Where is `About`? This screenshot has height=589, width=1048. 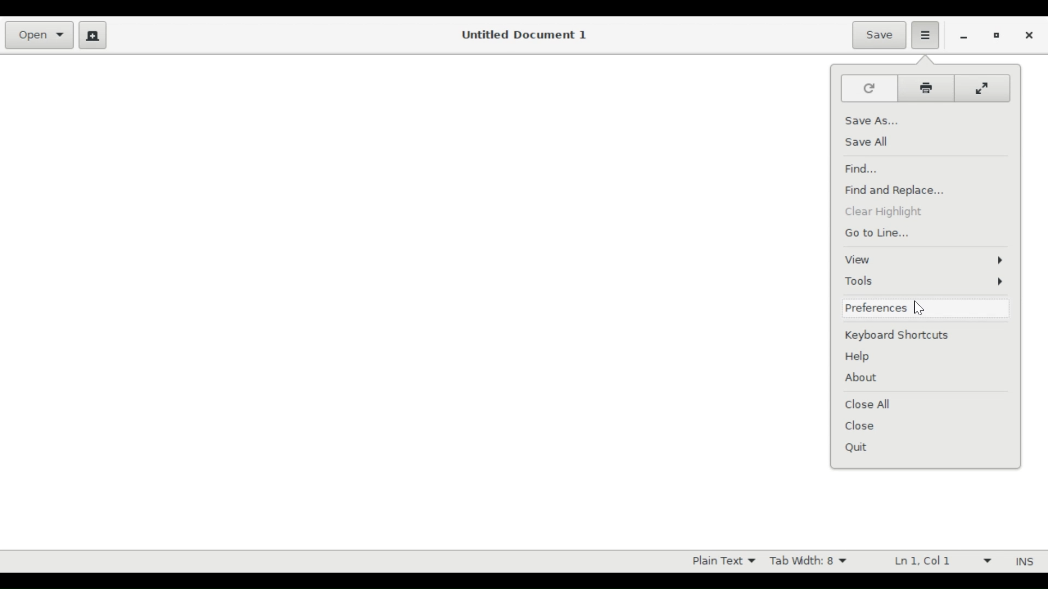 About is located at coordinates (863, 378).